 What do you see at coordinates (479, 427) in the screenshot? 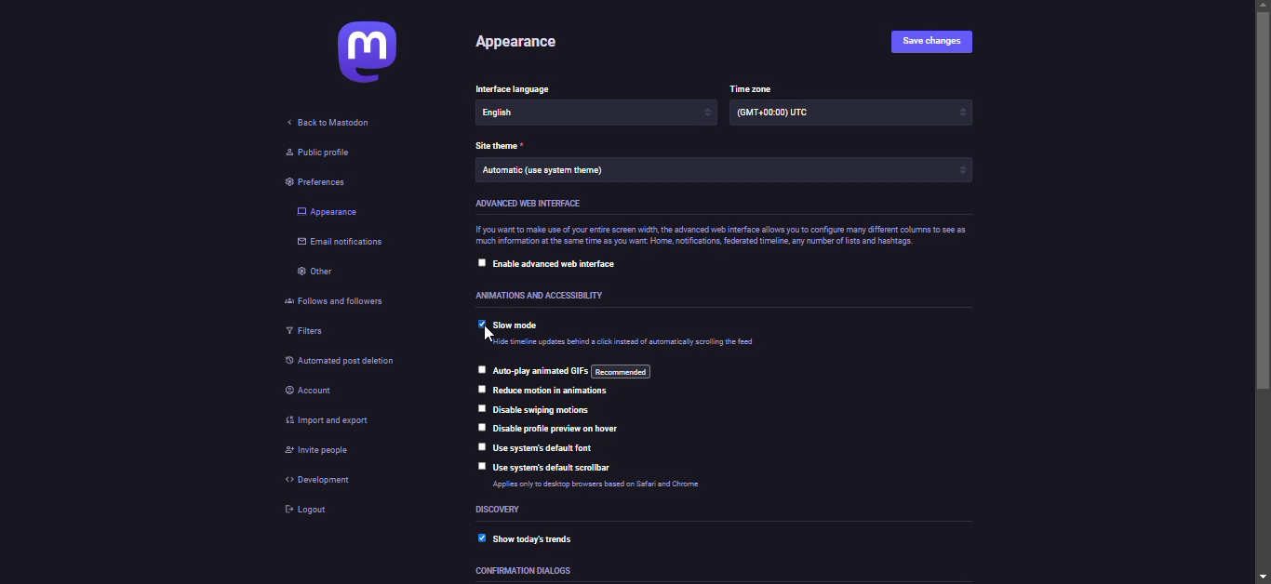
I see `click to select` at bounding box center [479, 427].